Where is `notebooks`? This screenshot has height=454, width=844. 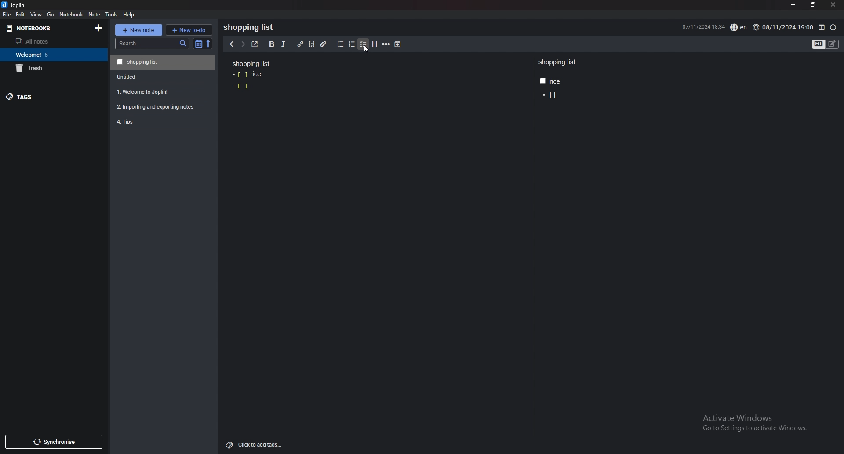
notebooks is located at coordinates (40, 29).